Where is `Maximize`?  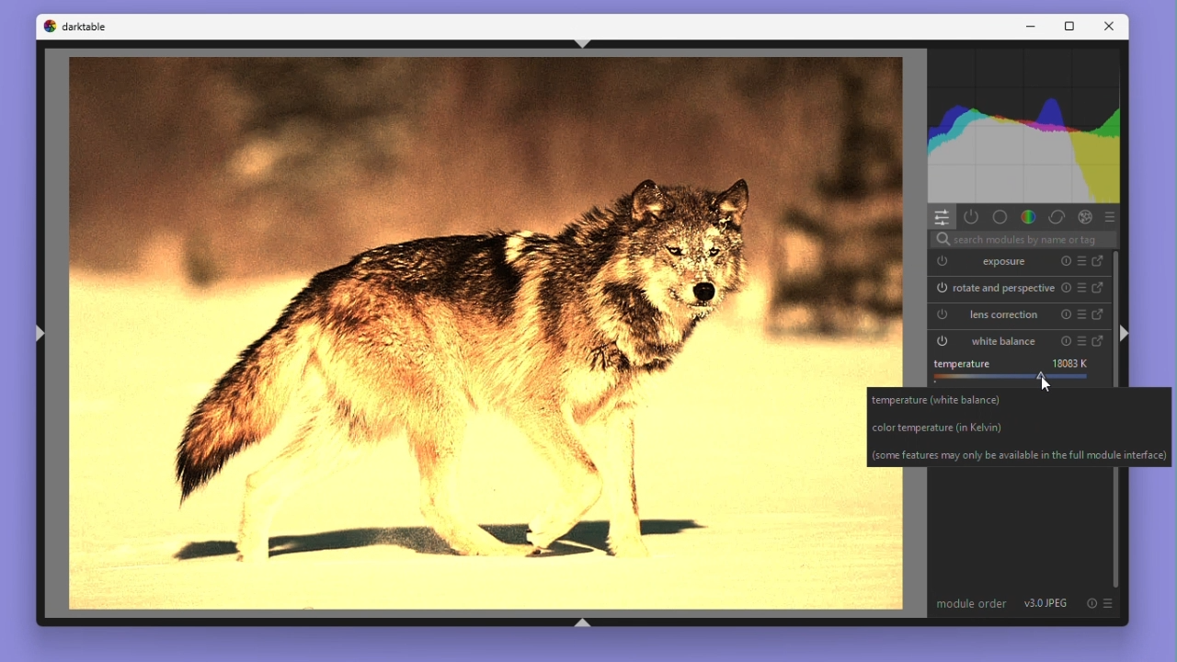
Maximize is located at coordinates (1069, 26).